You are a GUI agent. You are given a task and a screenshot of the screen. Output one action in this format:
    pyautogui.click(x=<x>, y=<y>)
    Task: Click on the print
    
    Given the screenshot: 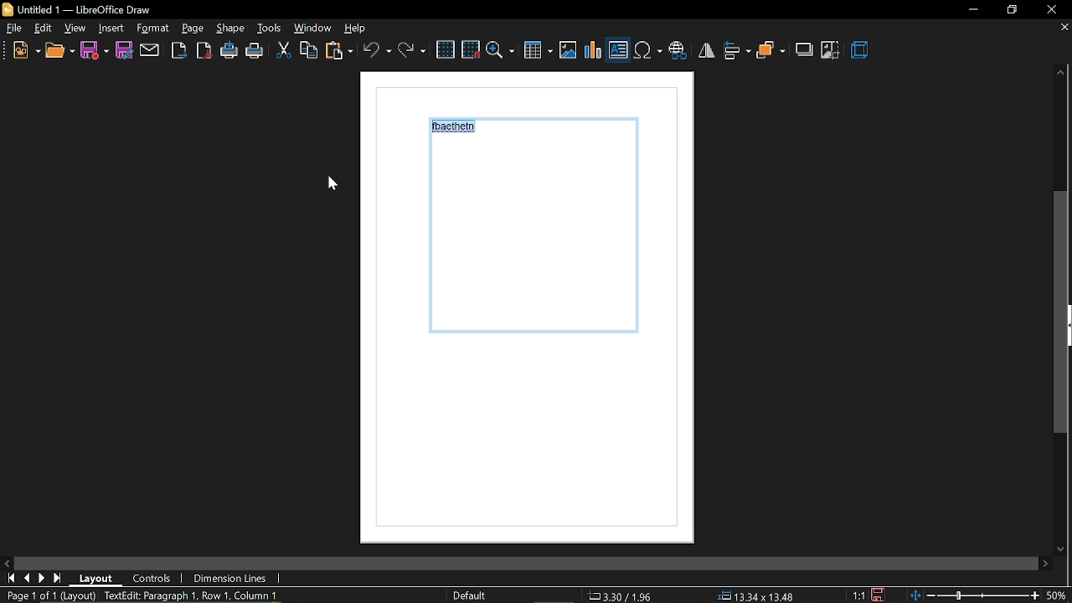 What is the action you would take?
    pyautogui.click(x=255, y=53)
    